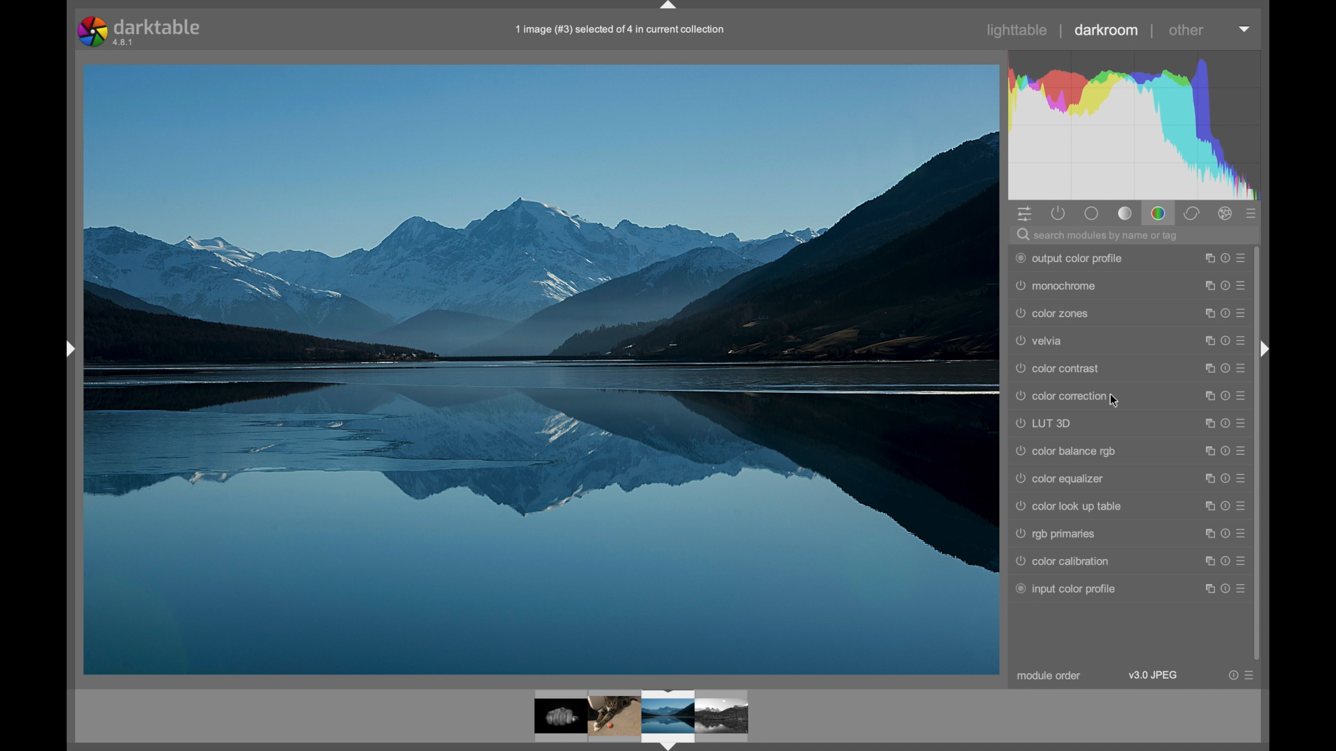 The height and width of the screenshot is (751, 1336). What do you see at coordinates (1244, 675) in the screenshot?
I see `more options` at bounding box center [1244, 675].